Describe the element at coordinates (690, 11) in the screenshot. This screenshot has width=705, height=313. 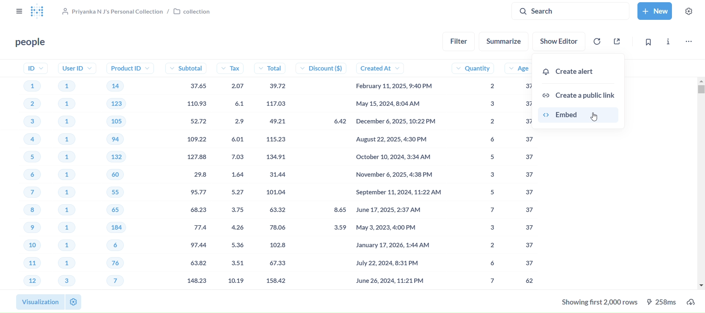
I see `settings` at that location.